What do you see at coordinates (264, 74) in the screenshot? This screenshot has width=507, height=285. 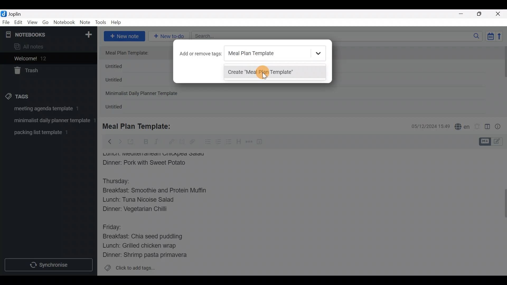 I see `Cursor` at bounding box center [264, 74].